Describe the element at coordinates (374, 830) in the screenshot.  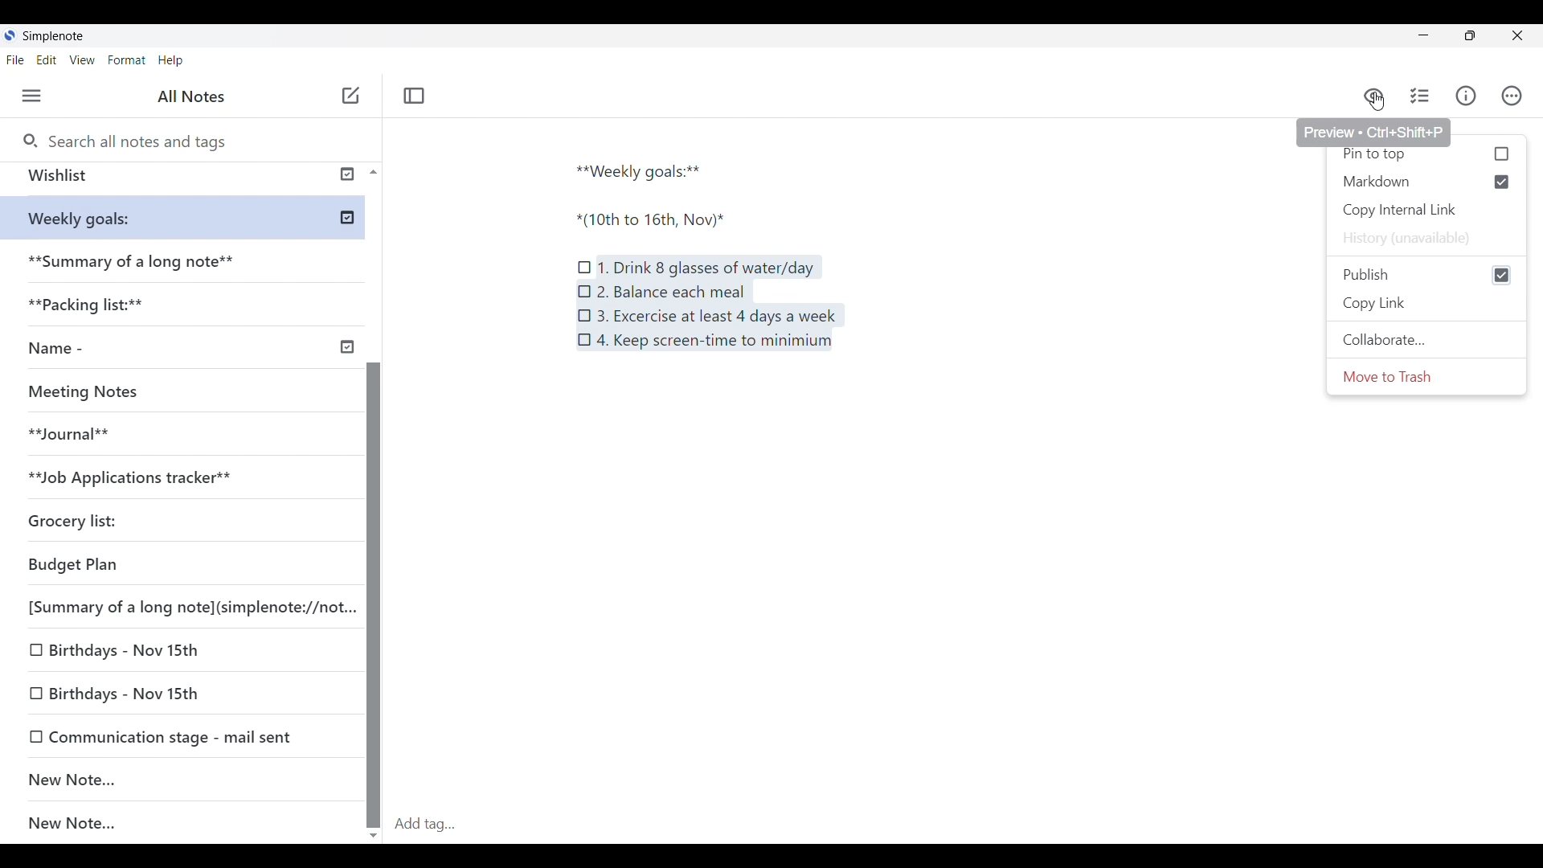
I see `scroll down button` at that location.